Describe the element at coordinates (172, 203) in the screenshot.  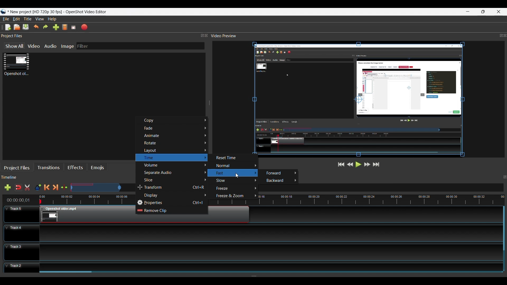
I see `Properties` at that location.